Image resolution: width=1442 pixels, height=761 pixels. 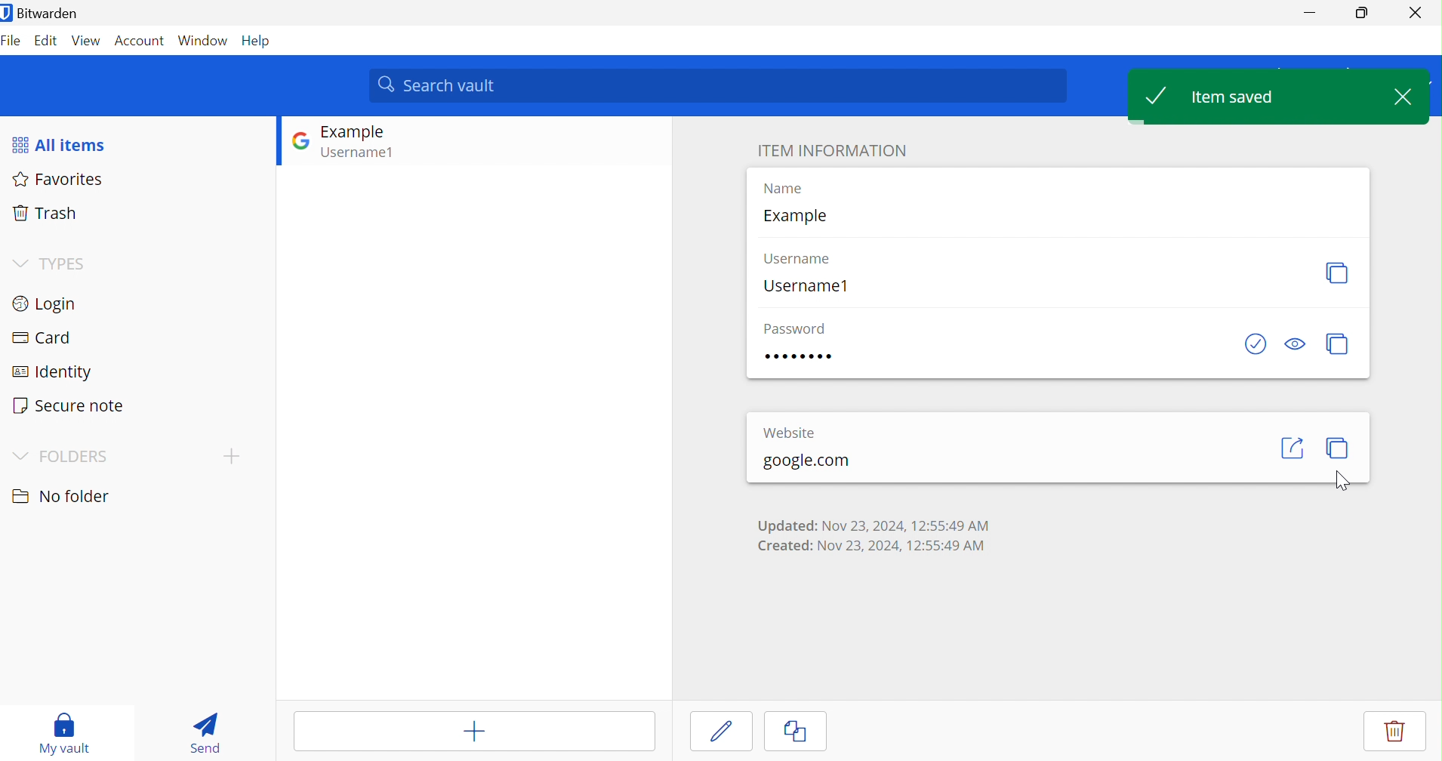 What do you see at coordinates (1292, 448) in the screenshot?
I see `Launch` at bounding box center [1292, 448].